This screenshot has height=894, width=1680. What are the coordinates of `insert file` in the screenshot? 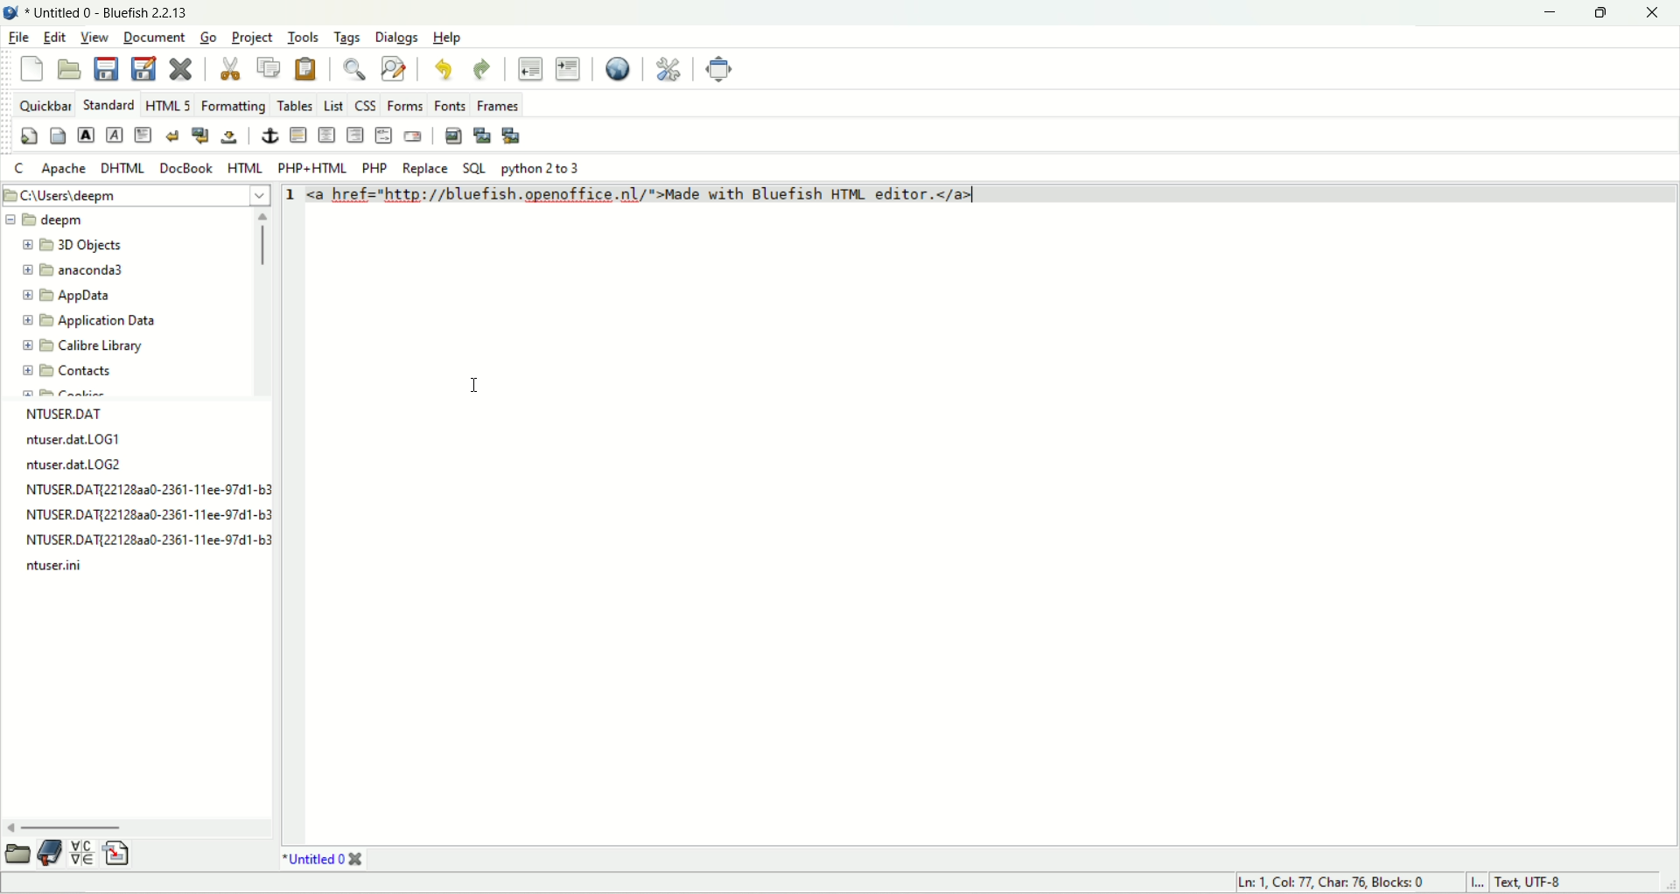 It's located at (123, 851).